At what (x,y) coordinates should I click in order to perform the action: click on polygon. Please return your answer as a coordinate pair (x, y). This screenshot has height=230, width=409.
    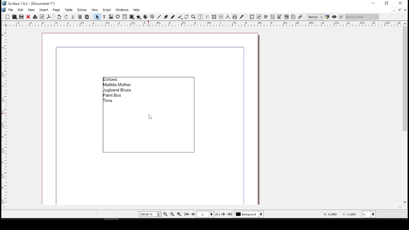
    Looking at the image, I should click on (139, 17).